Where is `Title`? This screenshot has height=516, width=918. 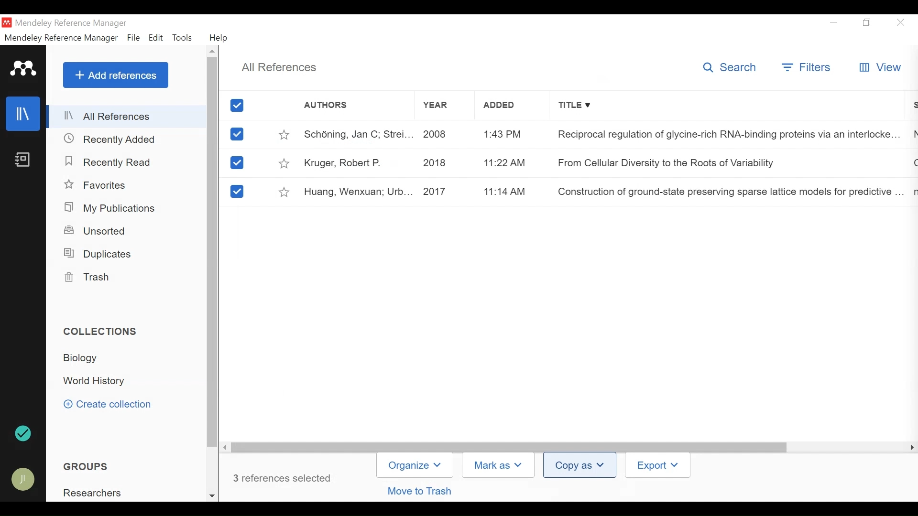
Title is located at coordinates (725, 107).